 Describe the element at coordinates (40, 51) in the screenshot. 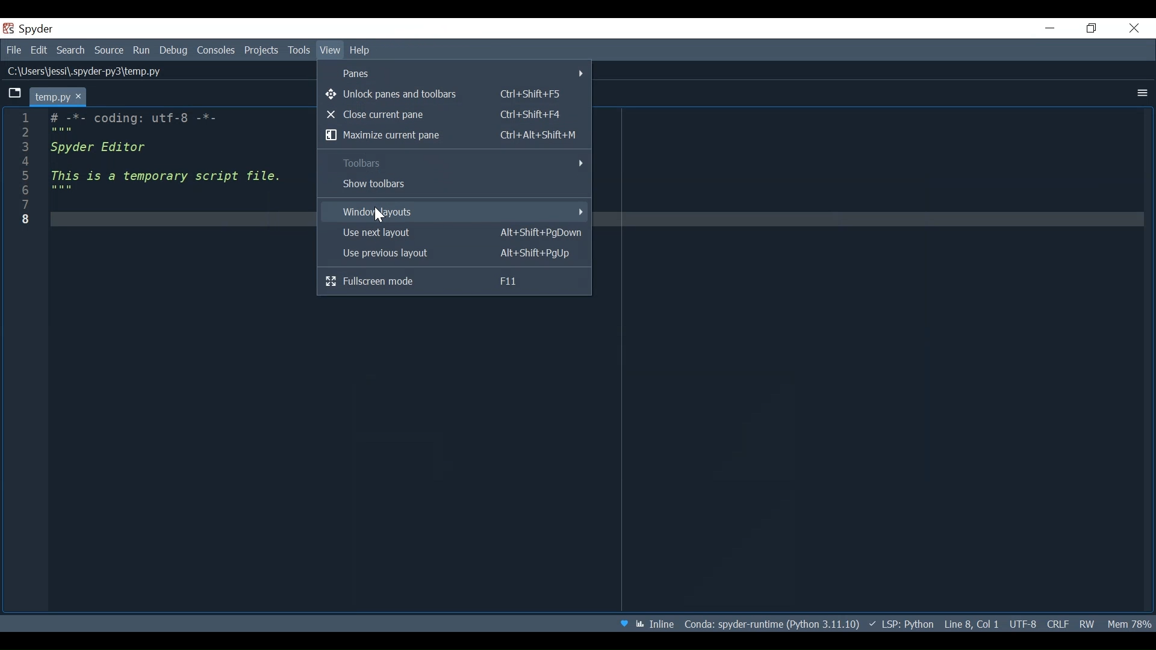

I see `Edit` at that location.